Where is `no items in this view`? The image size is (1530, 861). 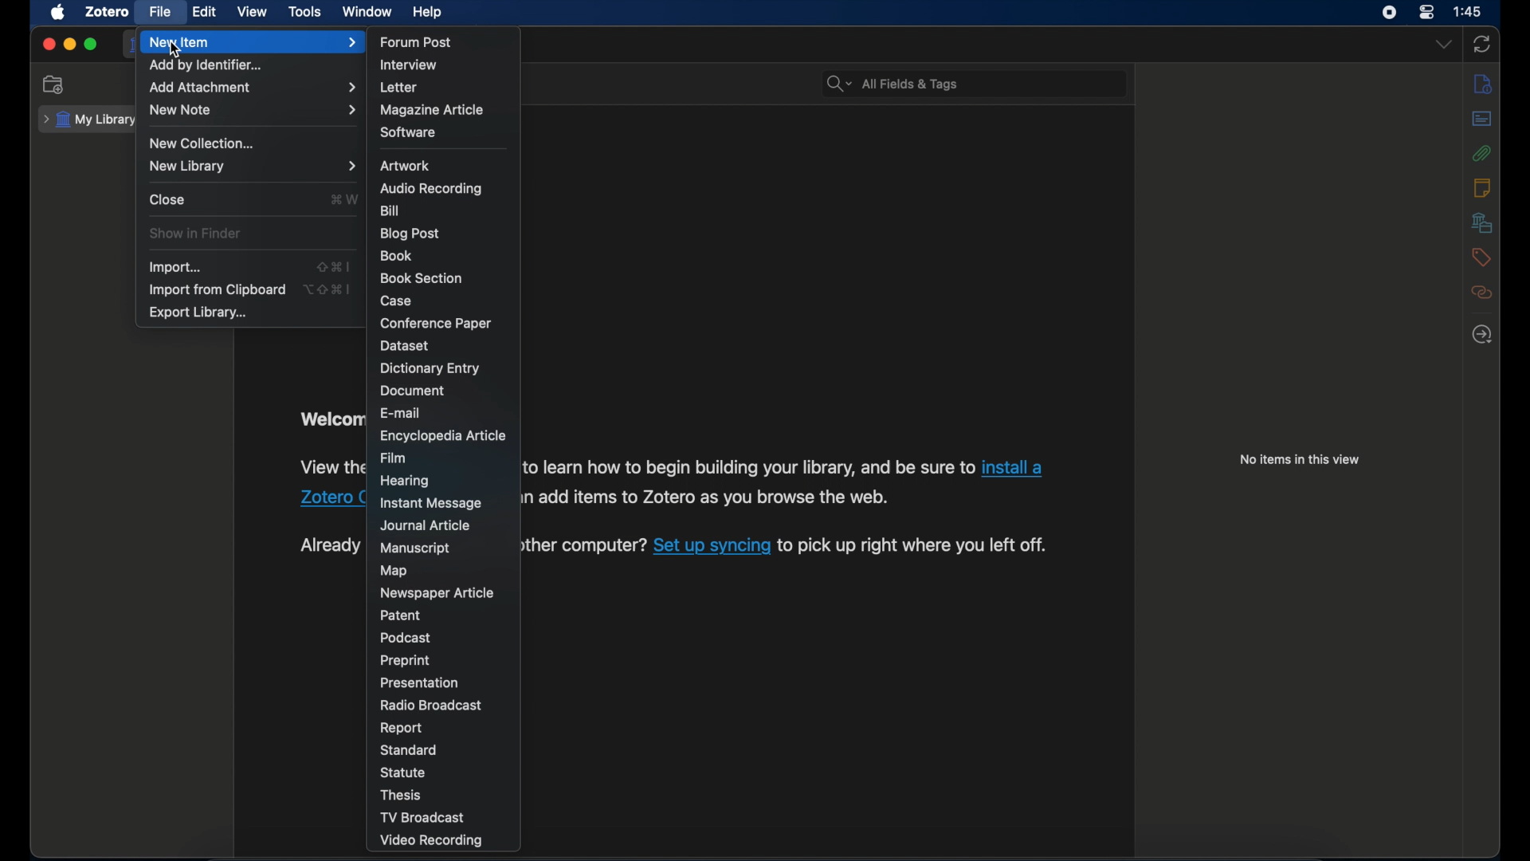
no items in this view is located at coordinates (1299, 459).